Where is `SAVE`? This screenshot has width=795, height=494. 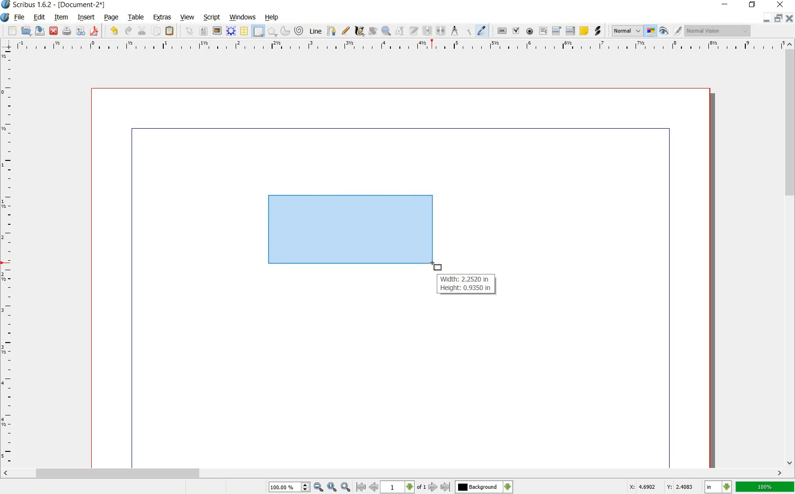 SAVE is located at coordinates (39, 31).